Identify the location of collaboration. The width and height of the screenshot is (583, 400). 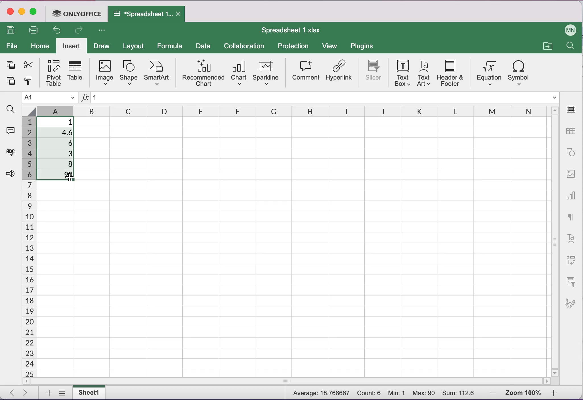
(245, 46).